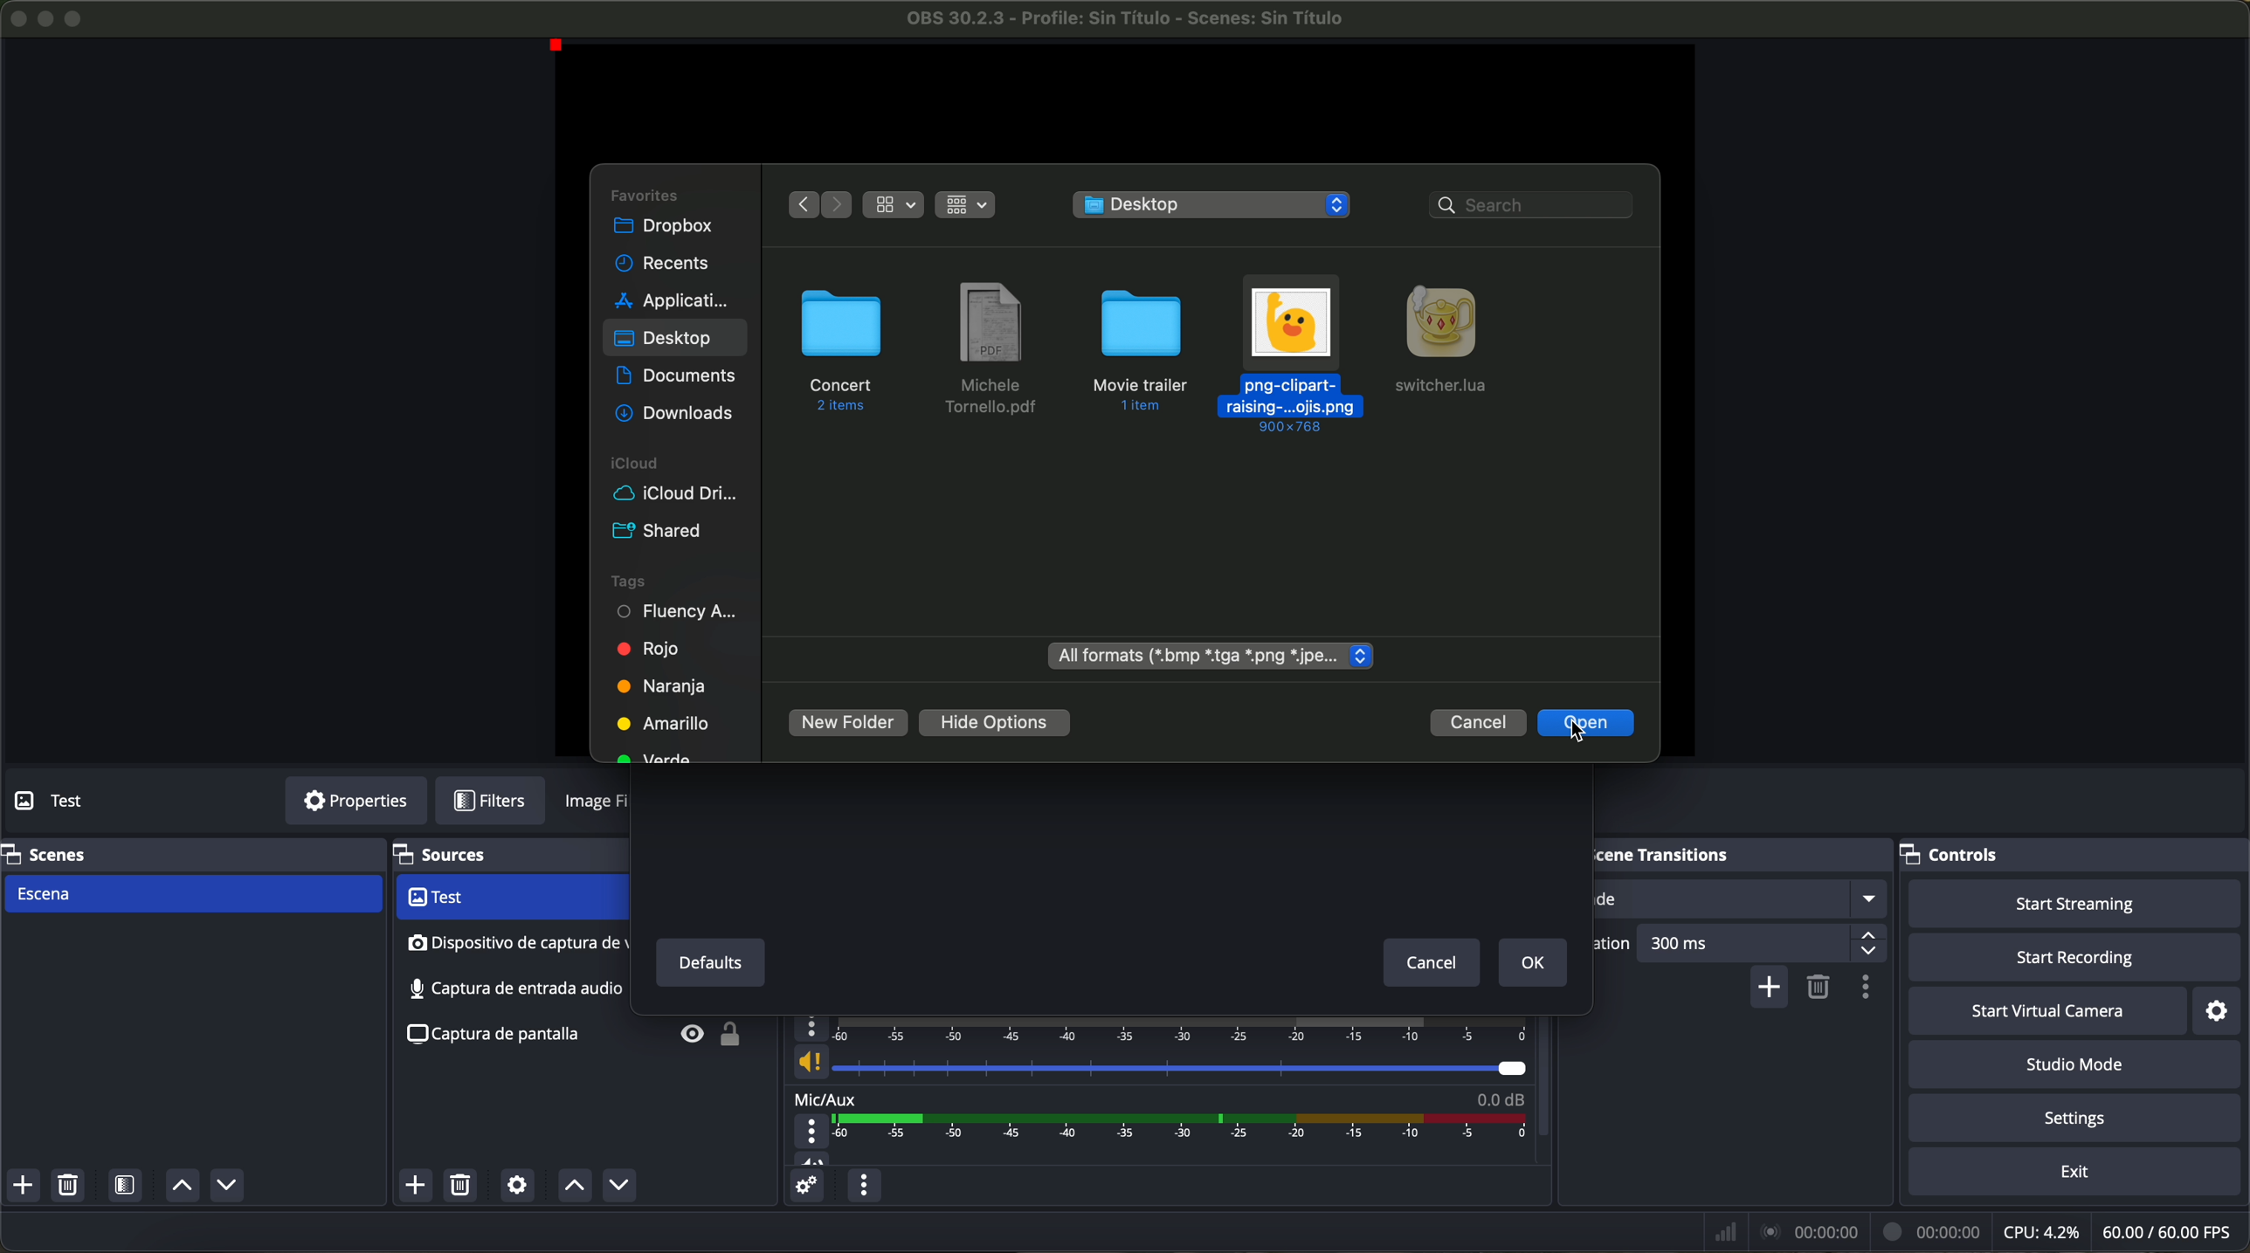  Describe the element at coordinates (1479, 723) in the screenshot. I see `cancel button` at that location.